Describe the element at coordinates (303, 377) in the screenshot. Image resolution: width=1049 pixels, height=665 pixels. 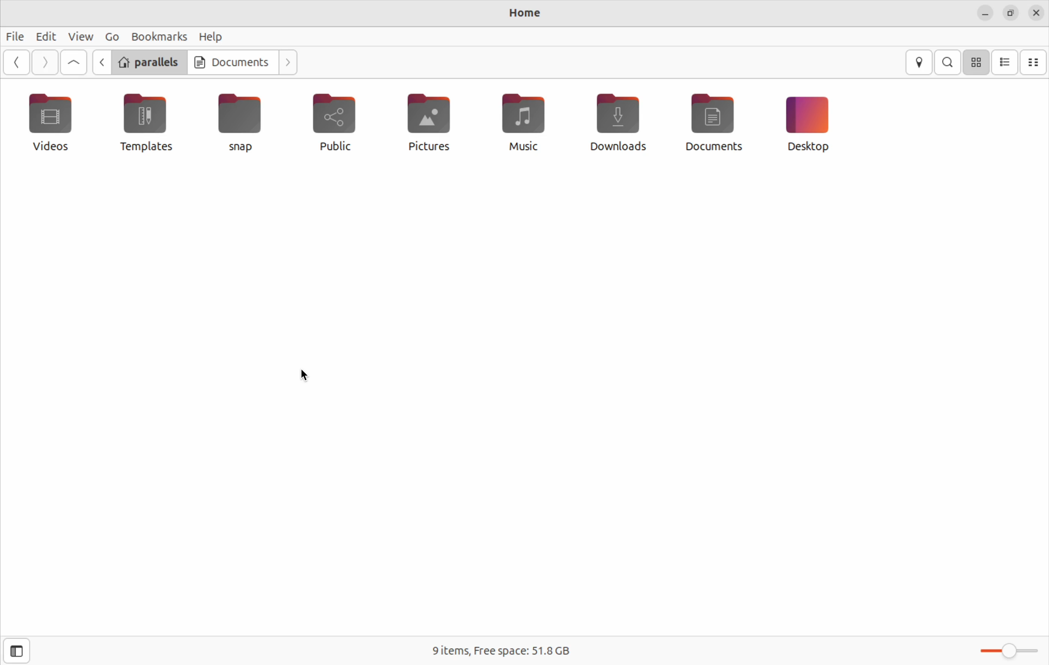
I see `cursor` at that location.